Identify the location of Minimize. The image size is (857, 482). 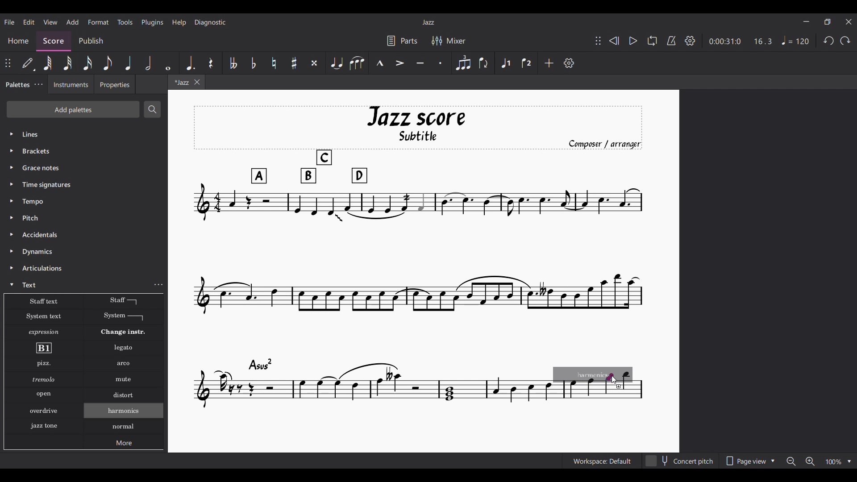
(806, 21).